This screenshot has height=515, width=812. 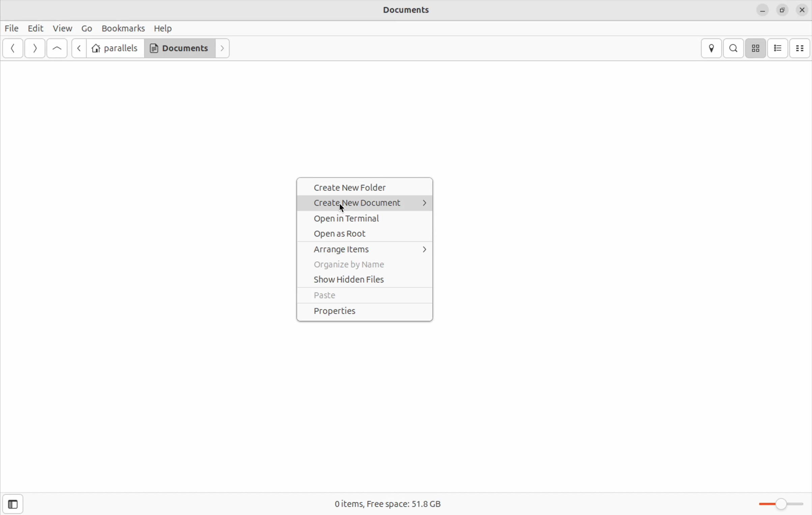 What do you see at coordinates (14, 49) in the screenshot?
I see `back ward` at bounding box center [14, 49].